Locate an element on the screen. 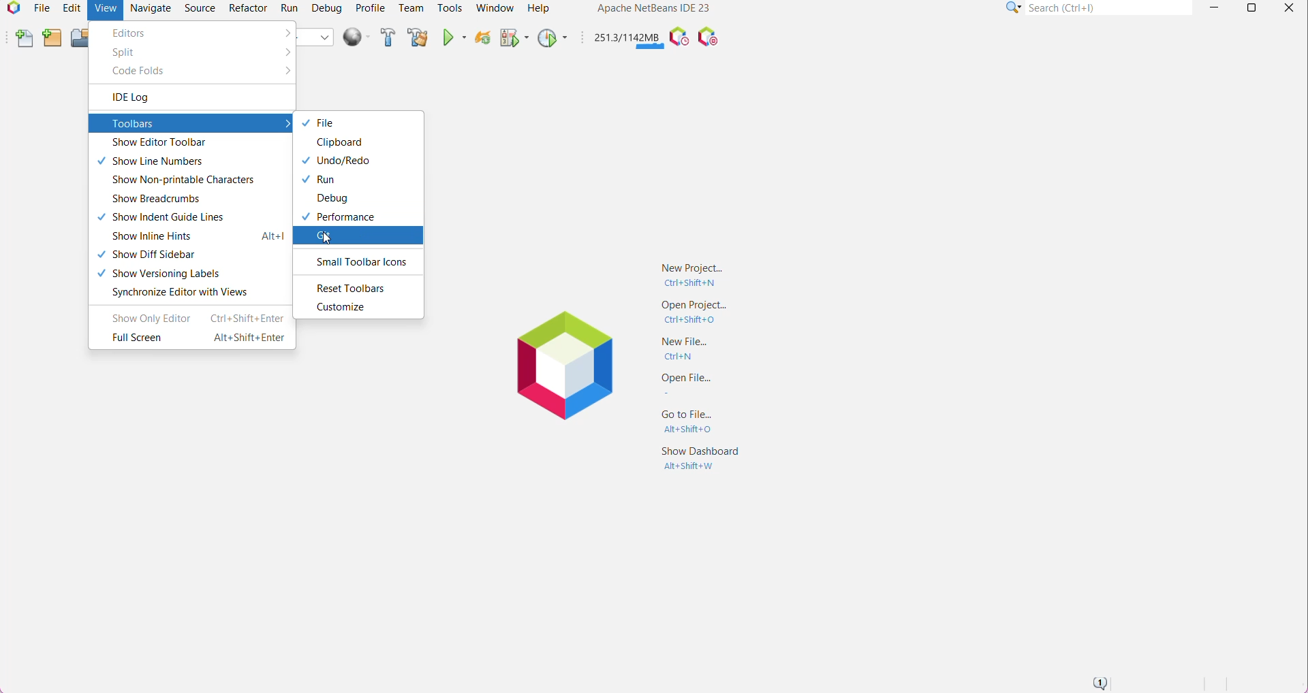 The height and width of the screenshot is (693, 1308). Open Project is located at coordinates (80, 39).